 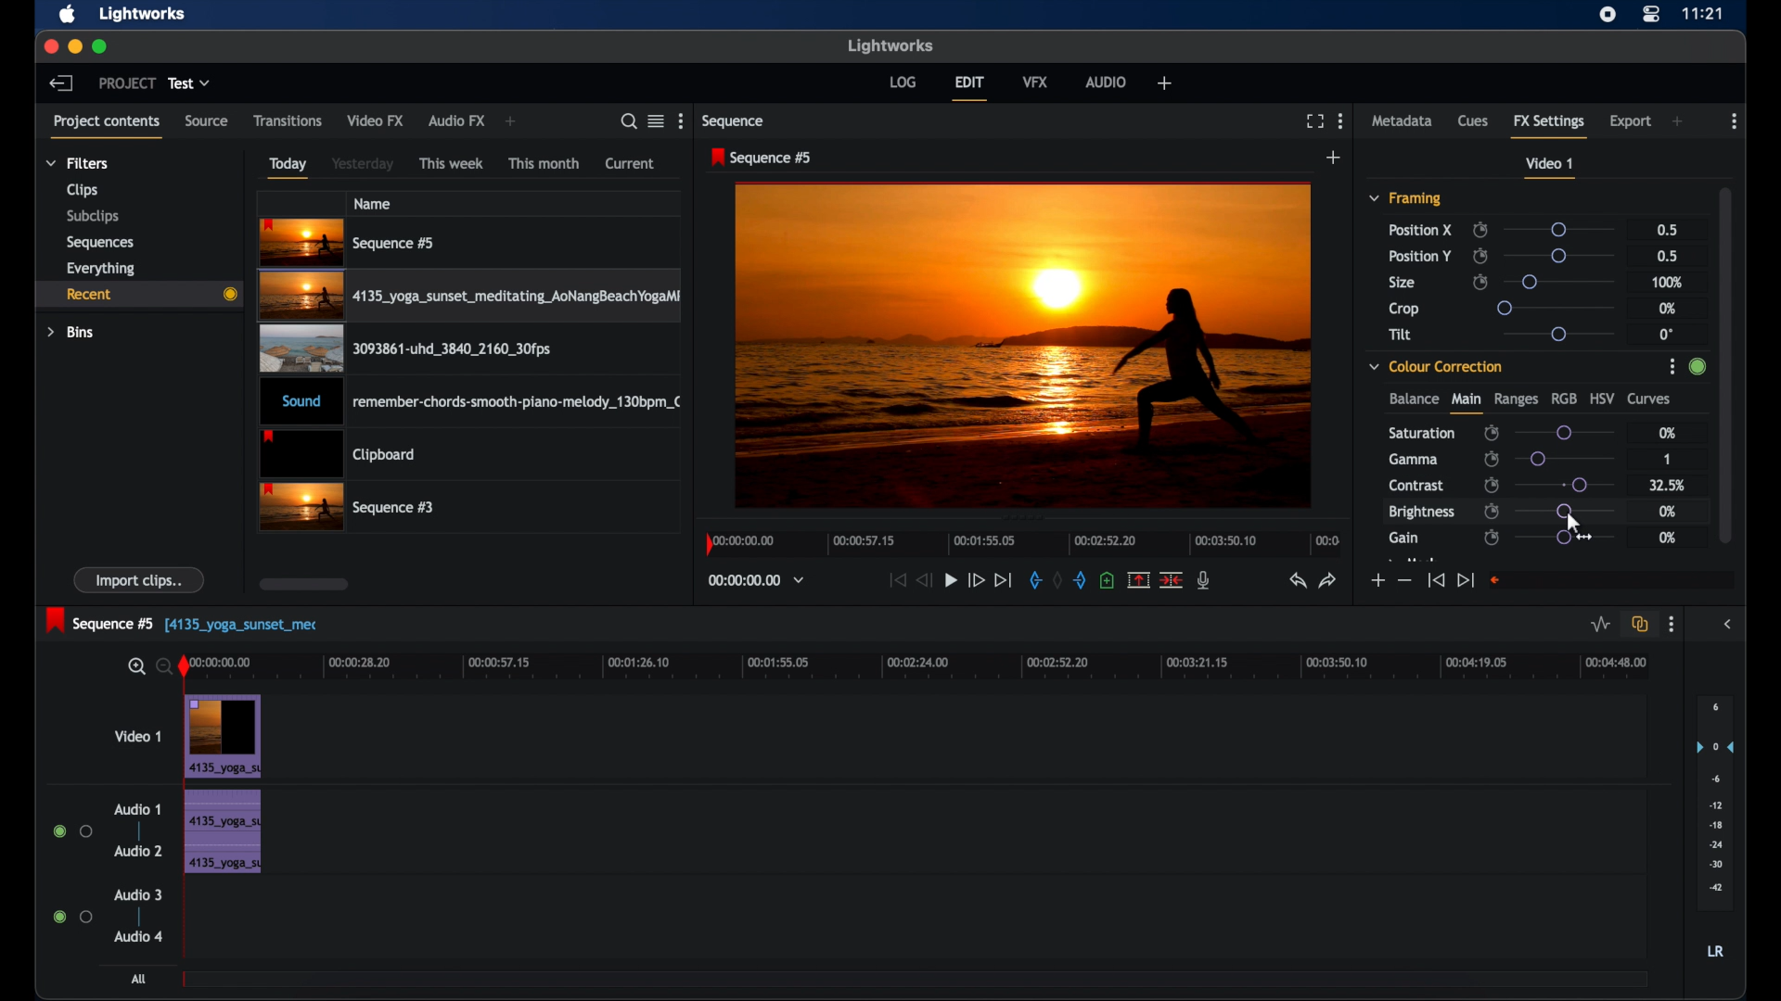 I want to click on 32.5%, so click(x=1669, y=485).